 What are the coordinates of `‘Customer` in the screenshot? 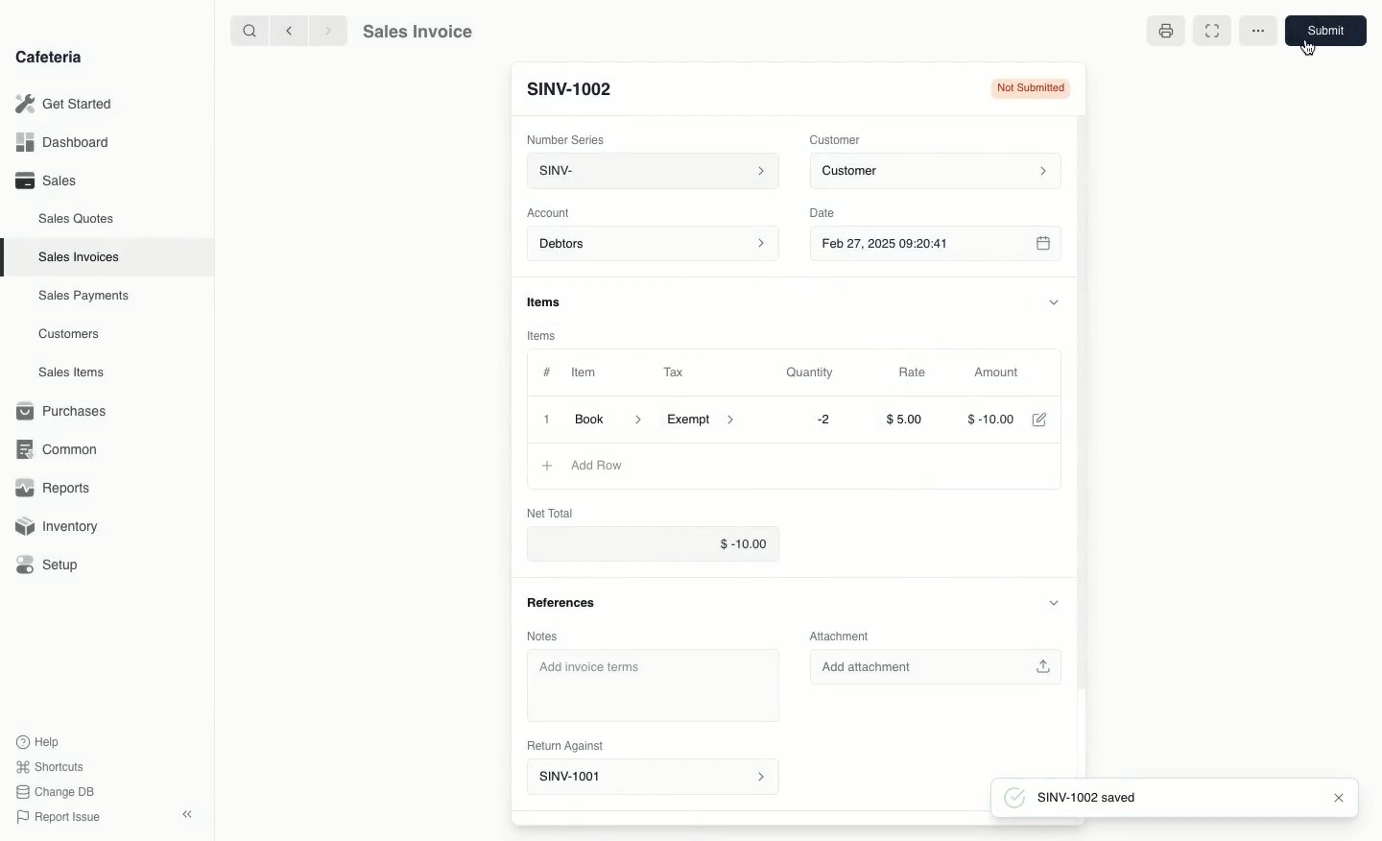 It's located at (839, 140).